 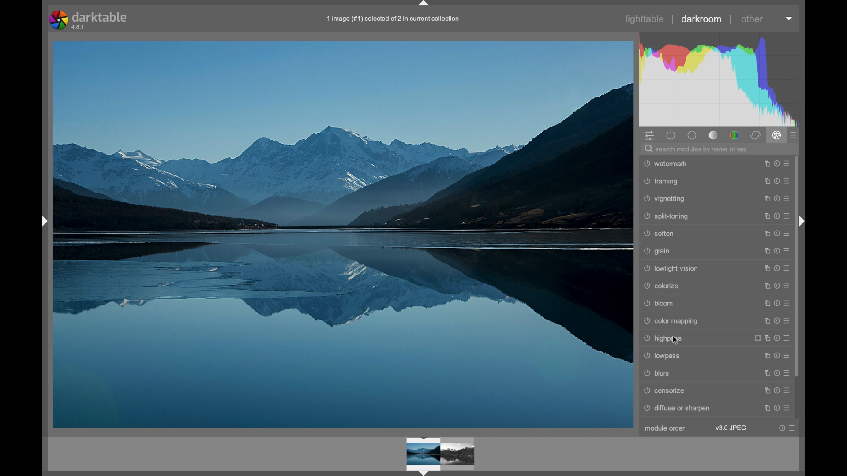 I want to click on base, so click(x=693, y=136).